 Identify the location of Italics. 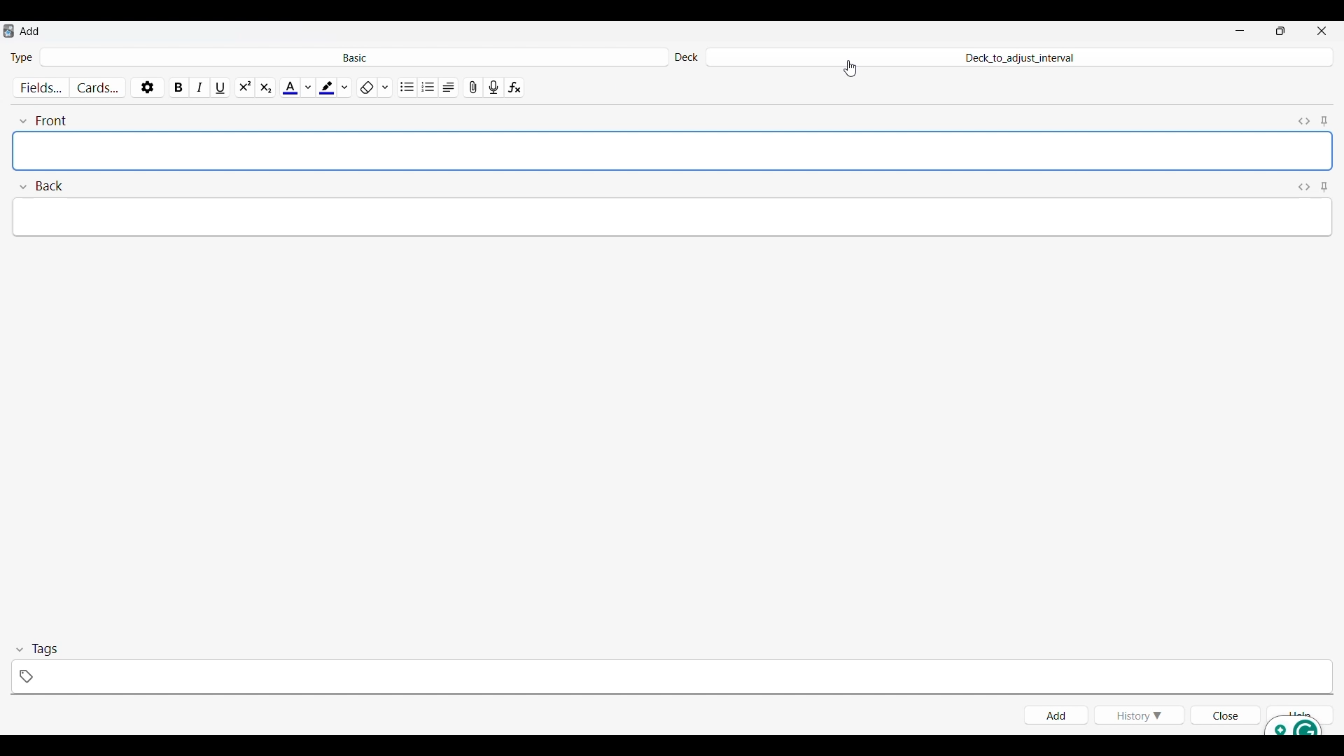
(200, 87).